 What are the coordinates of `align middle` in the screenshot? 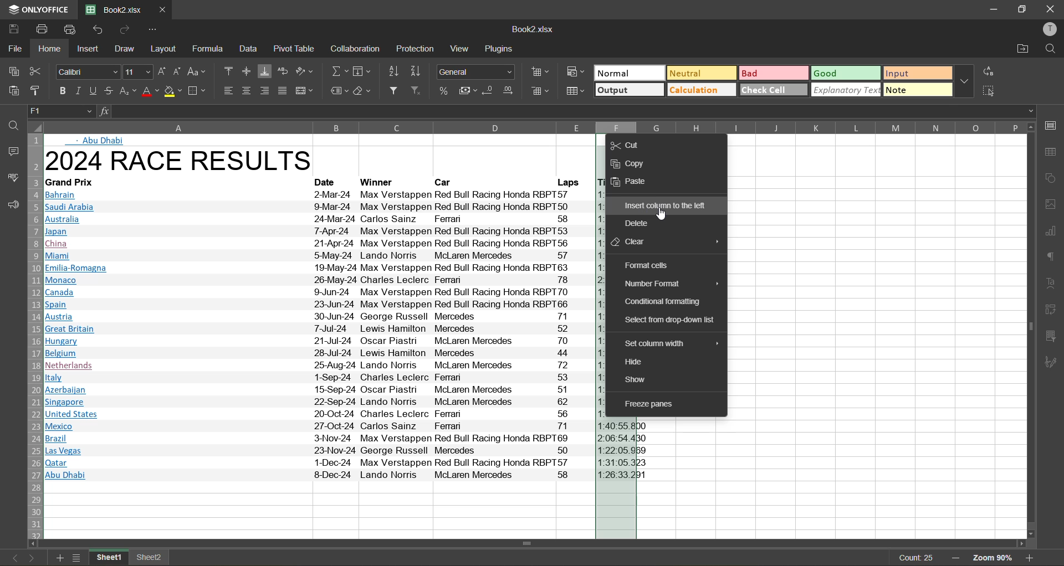 It's located at (247, 70).